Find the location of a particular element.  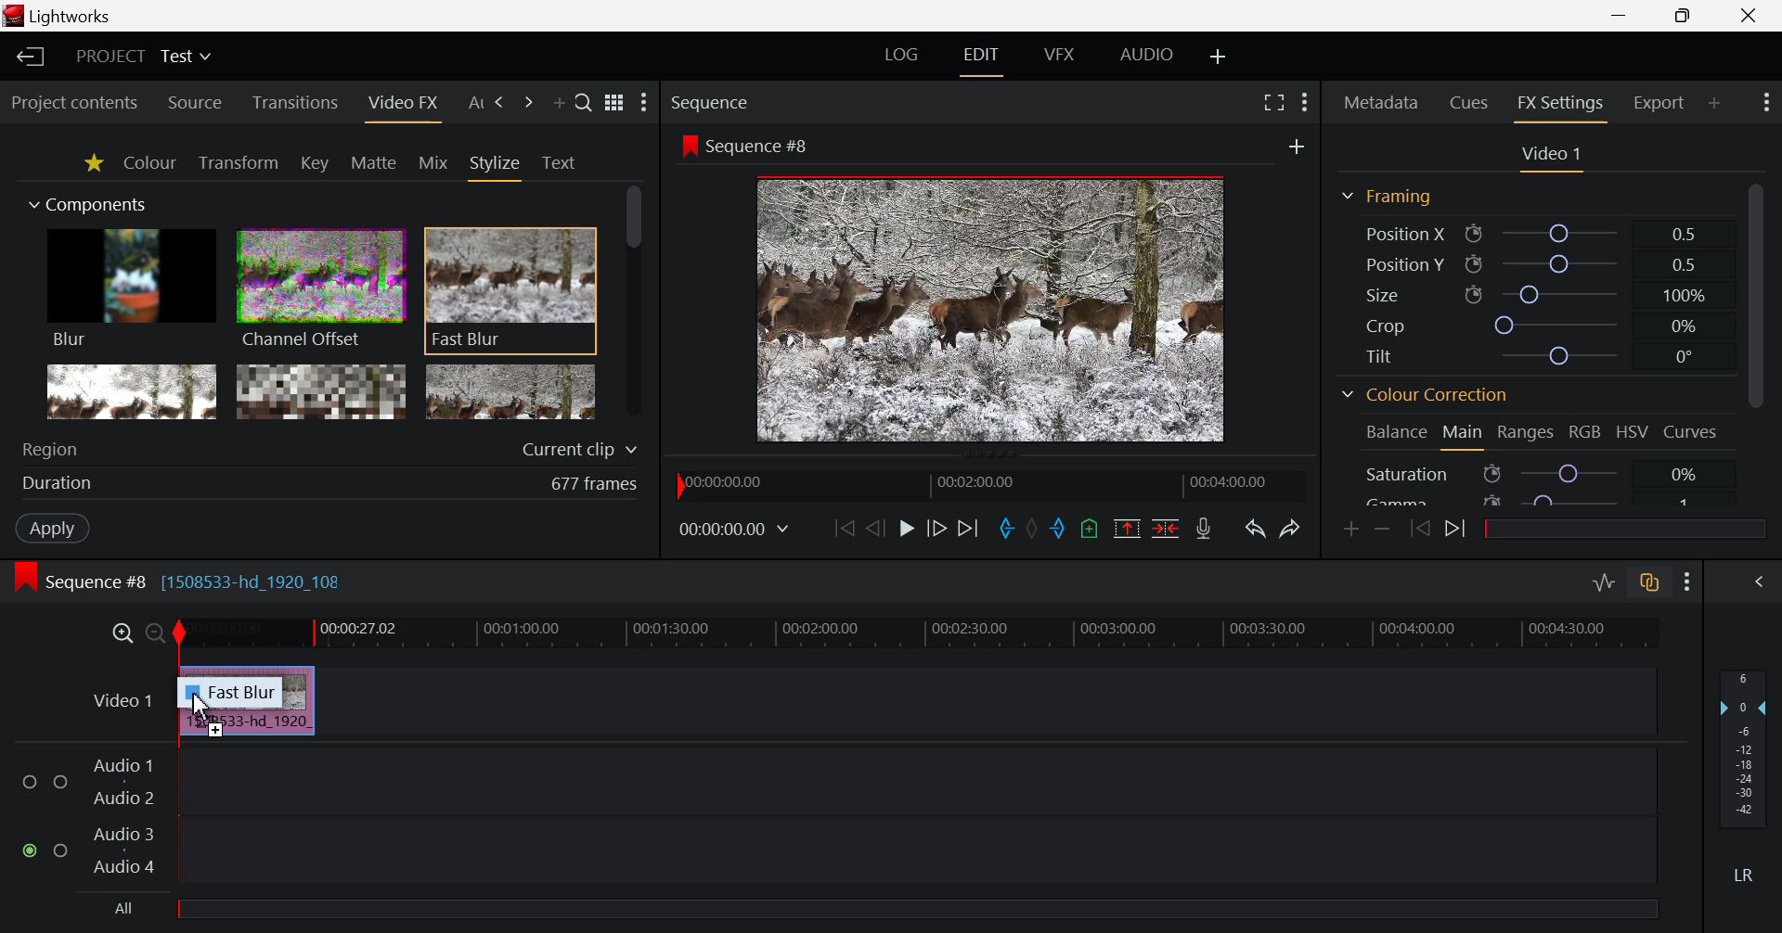

Transform is located at coordinates (239, 162).